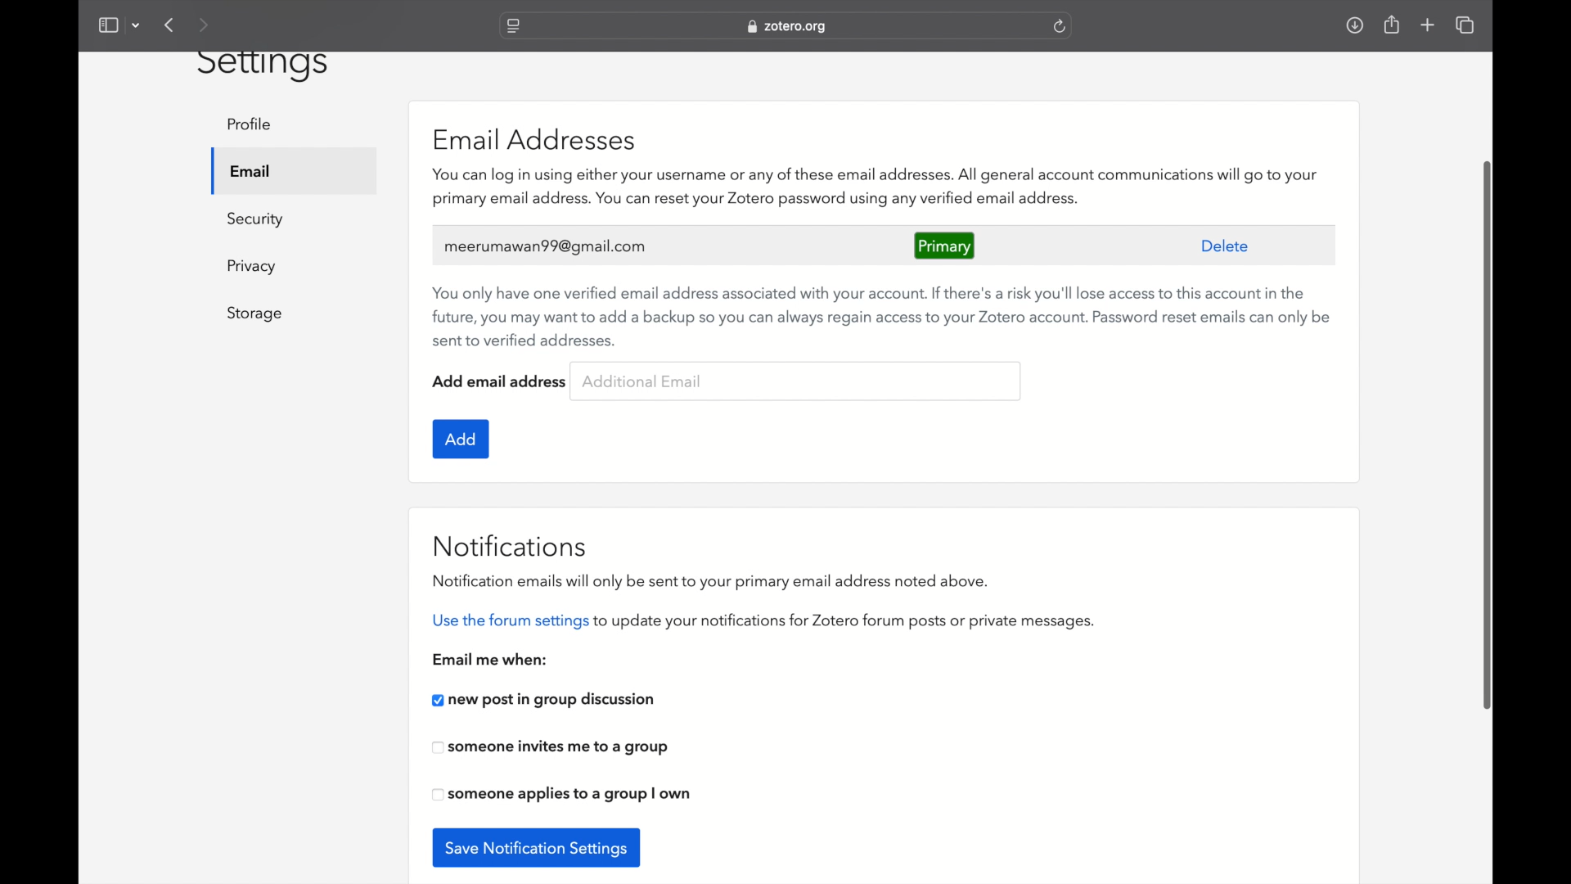 This screenshot has height=884, width=1571. What do you see at coordinates (943, 245) in the screenshot?
I see `primary` at bounding box center [943, 245].